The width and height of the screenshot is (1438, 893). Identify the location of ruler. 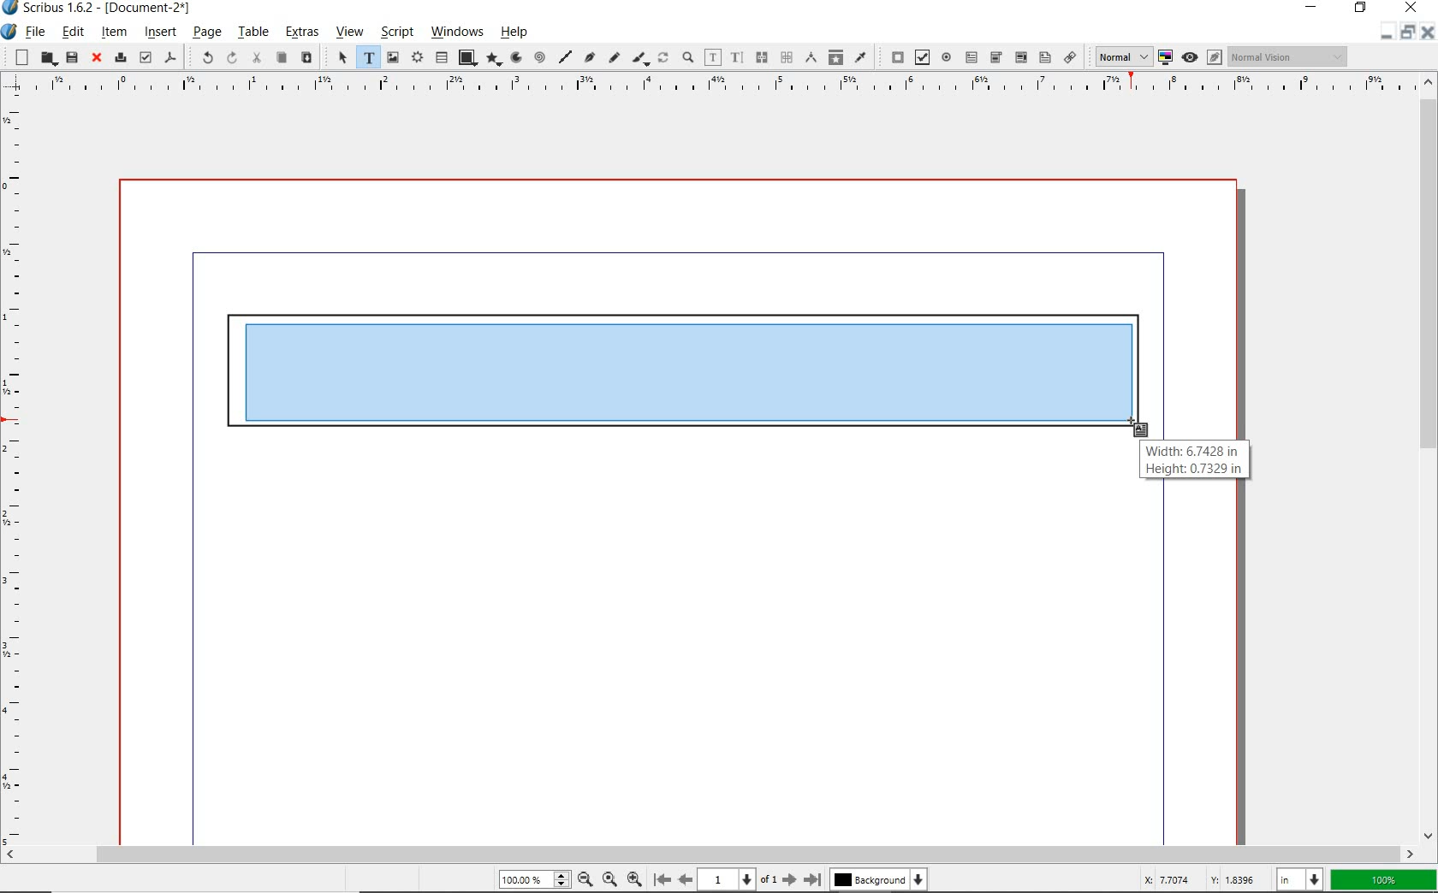
(16, 470).